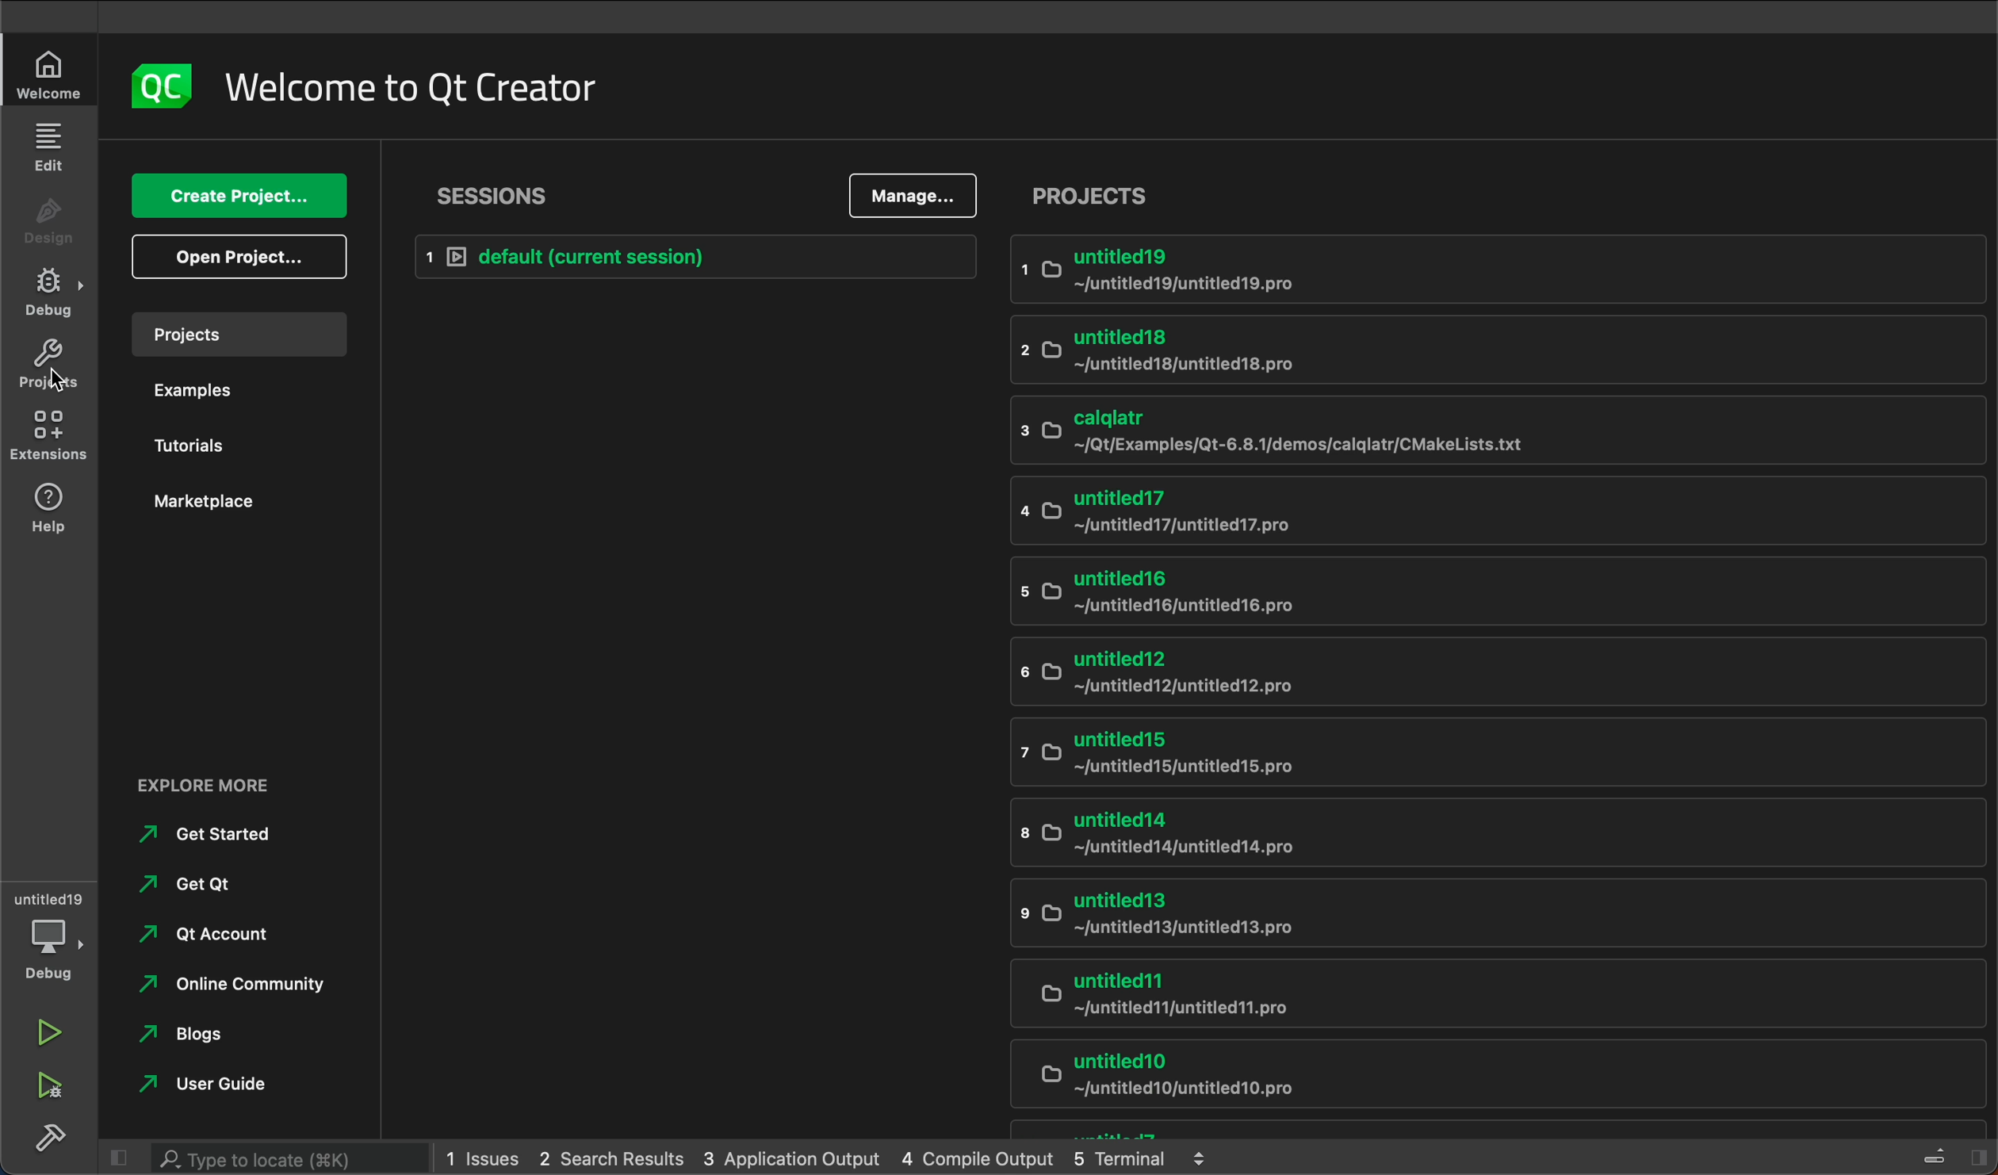 The width and height of the screenshot is (1998, 1175). I want to click on calqlatr, so click(1487, 429).